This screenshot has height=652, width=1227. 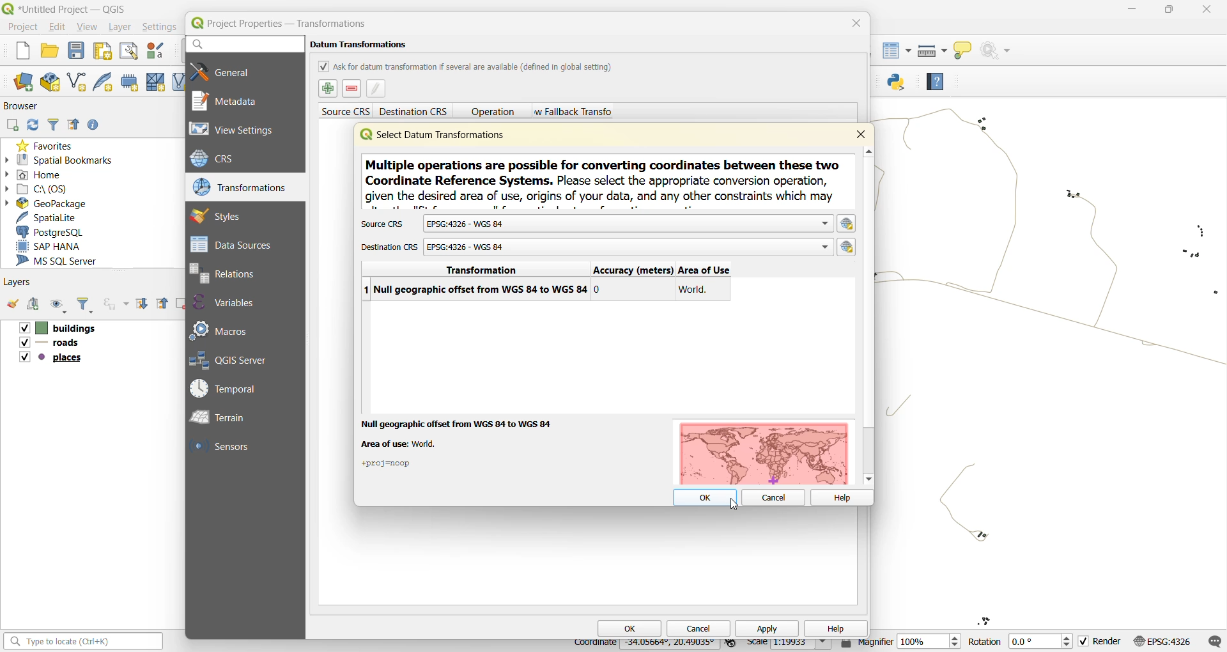 I want to click on transformations, so click(x=241, y=187).